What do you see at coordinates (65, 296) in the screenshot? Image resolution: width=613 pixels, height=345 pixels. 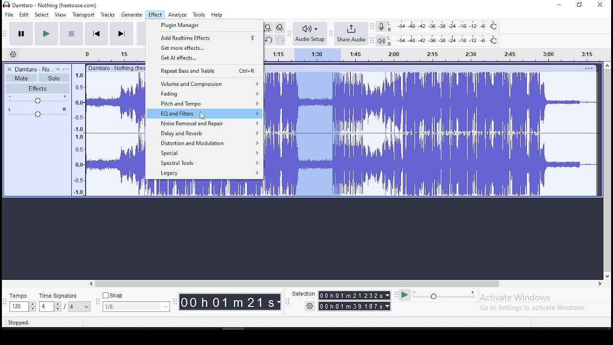 I see `time signature` at bounding box center [65, 296].